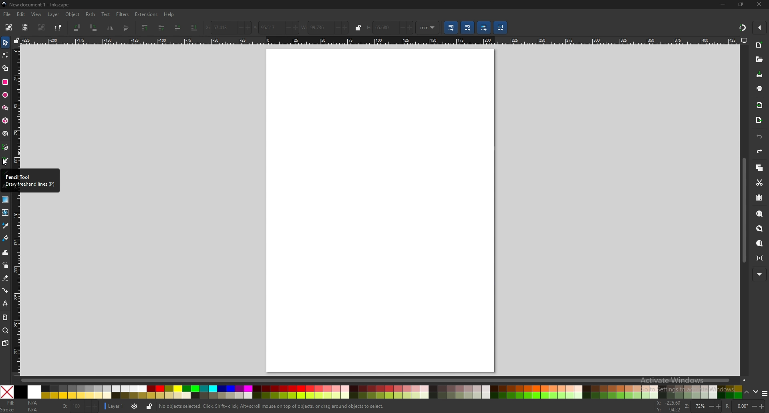 This screenshot has height=413, width=769. I want to click on fill bucket, so click(5, 238).